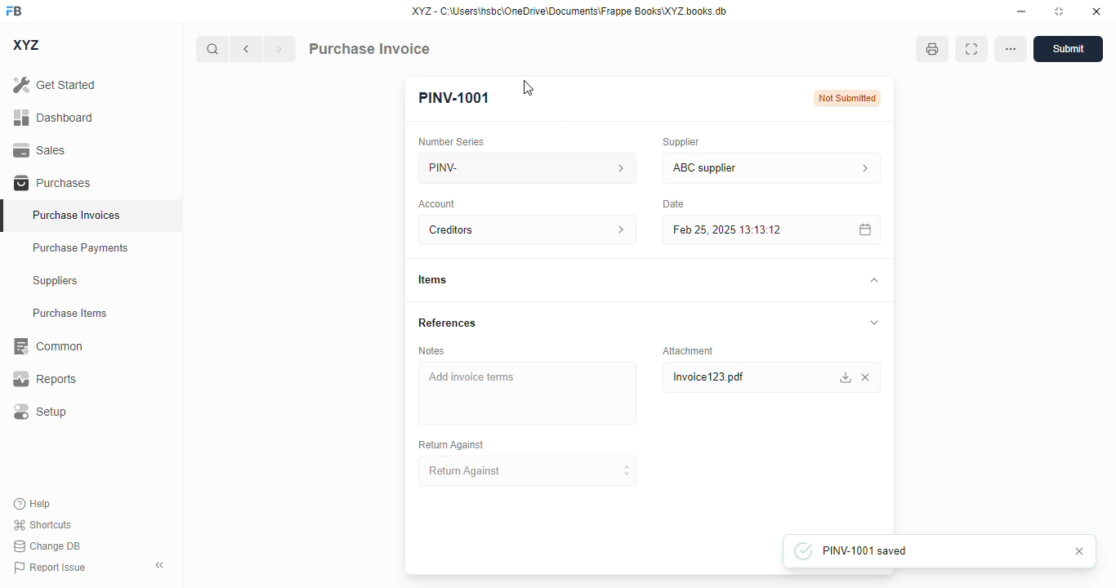  I want to click on suppliers, so click(56, 281).